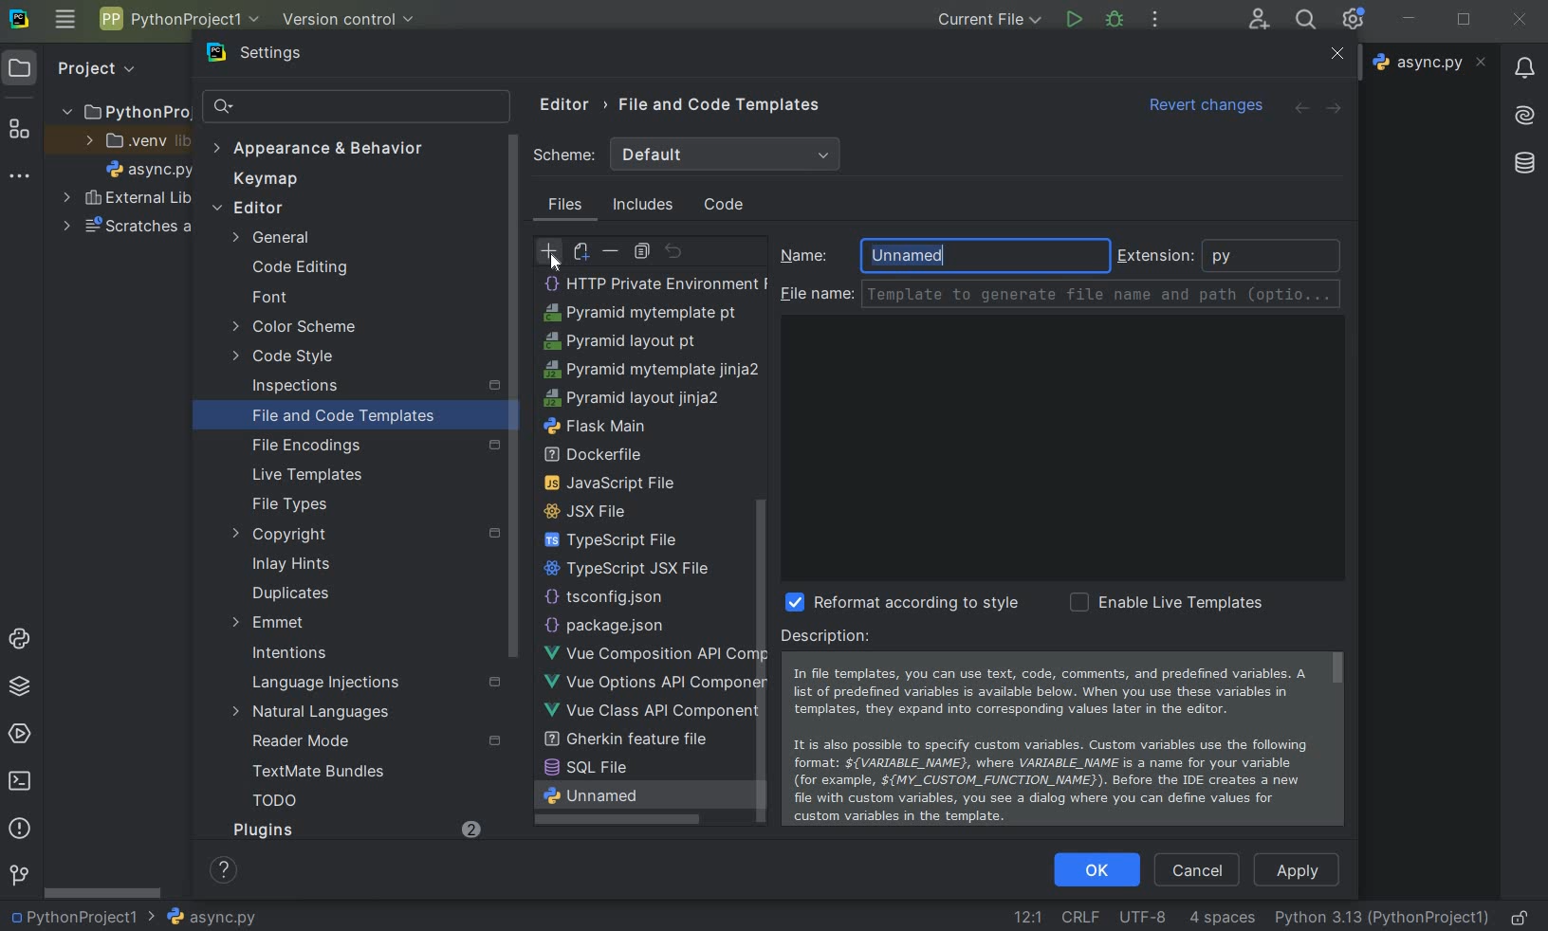 The height and width of the screenshot is (931, 1548). I want to click on revert changes, so click(1200, 107).